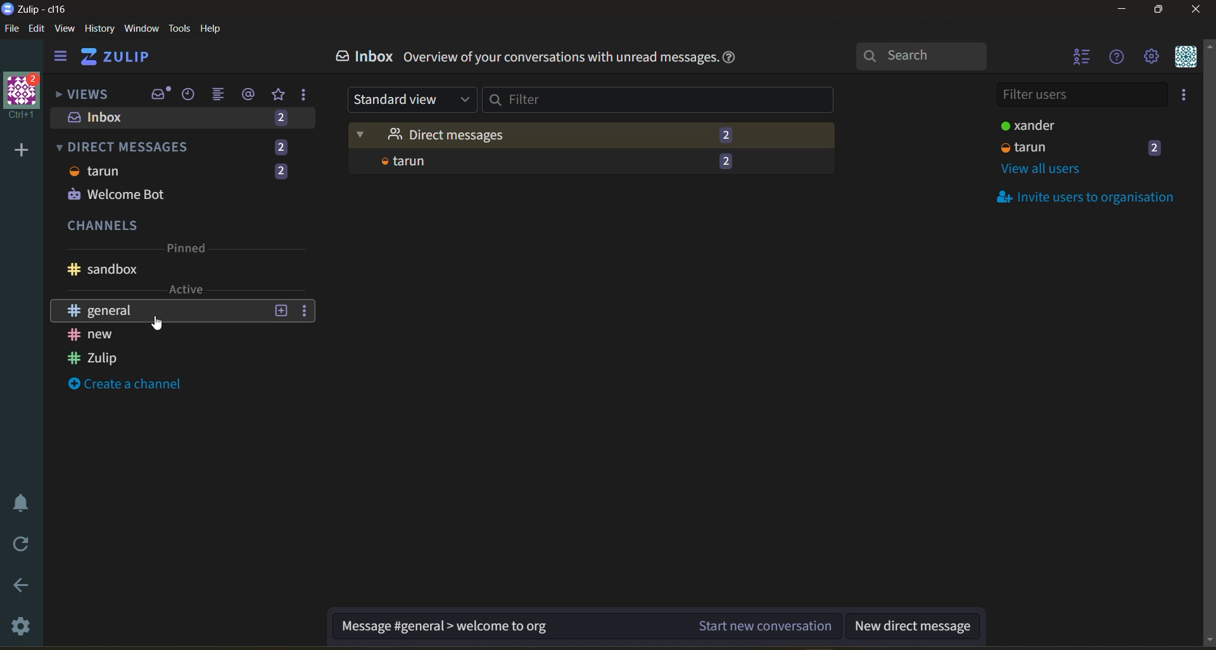  Describe the element at coordinates (224, 96) in the screenshot. I see `combined feed` at that location.